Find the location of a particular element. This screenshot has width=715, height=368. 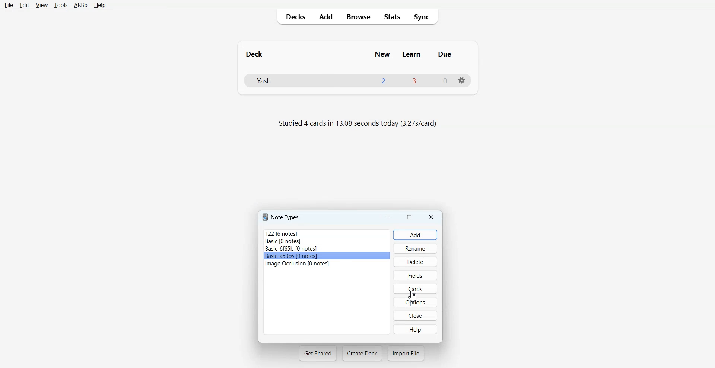

Note Types is located at coordinates (282, 217).